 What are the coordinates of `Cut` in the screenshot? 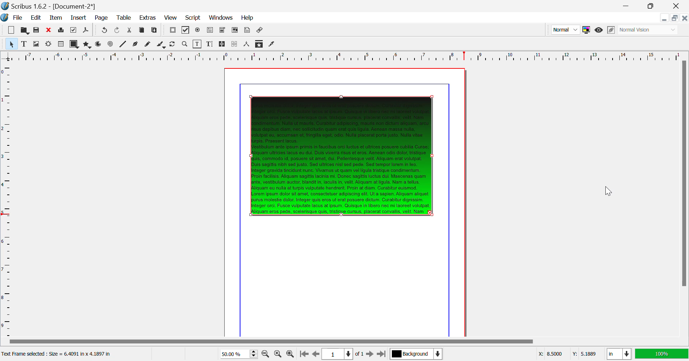 It's located at (130, 31).